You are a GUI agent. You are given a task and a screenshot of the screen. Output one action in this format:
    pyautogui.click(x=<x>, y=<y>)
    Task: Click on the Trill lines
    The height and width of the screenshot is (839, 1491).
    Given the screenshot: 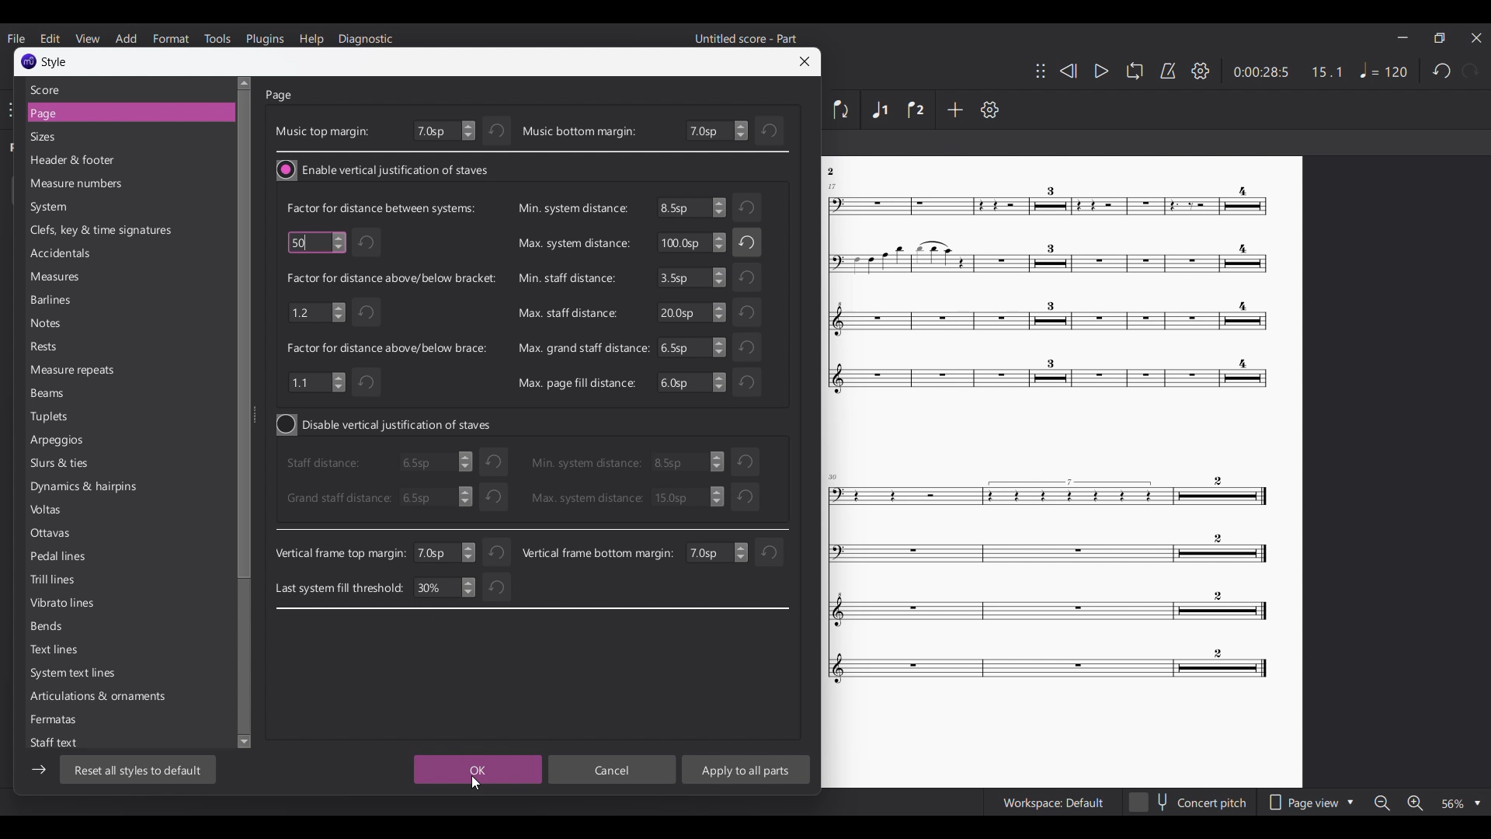 What is the action you would take?
    pyautogui.click(x=83, y=580)
    